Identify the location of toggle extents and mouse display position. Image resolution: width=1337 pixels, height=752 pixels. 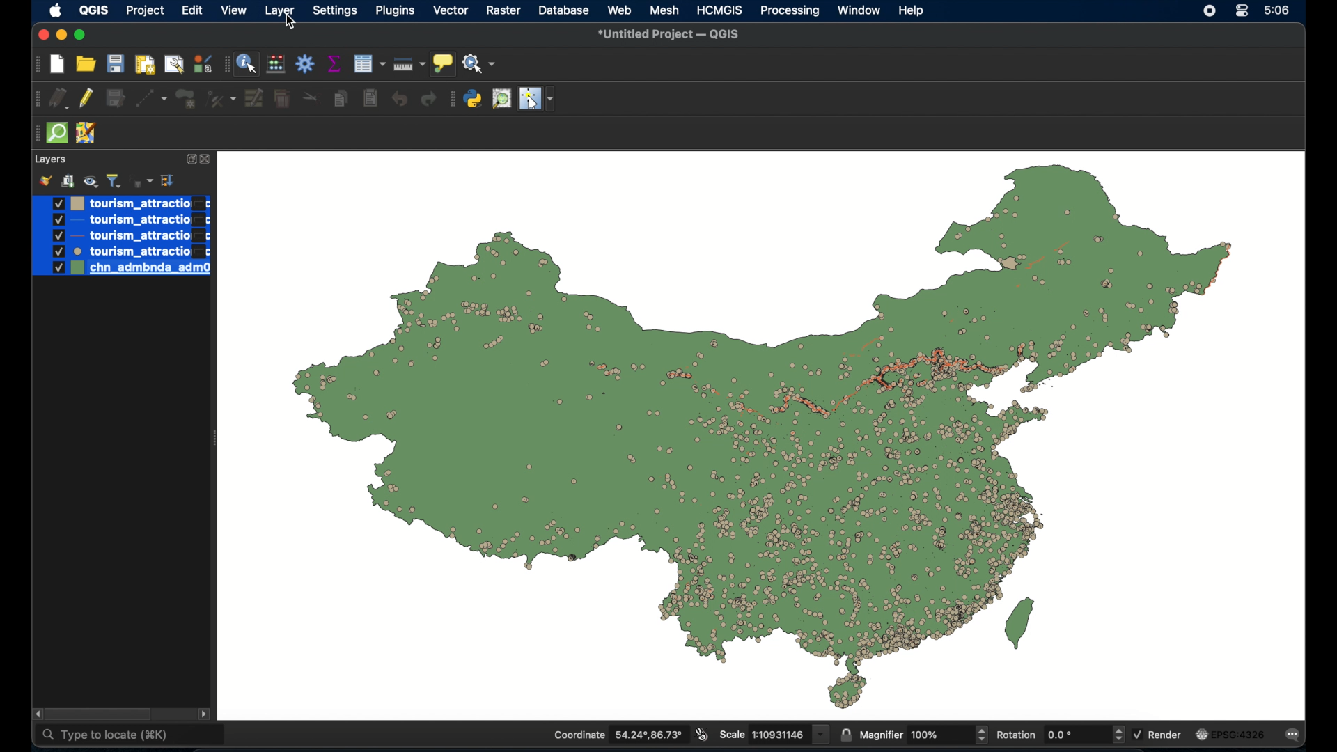
(703, 735).